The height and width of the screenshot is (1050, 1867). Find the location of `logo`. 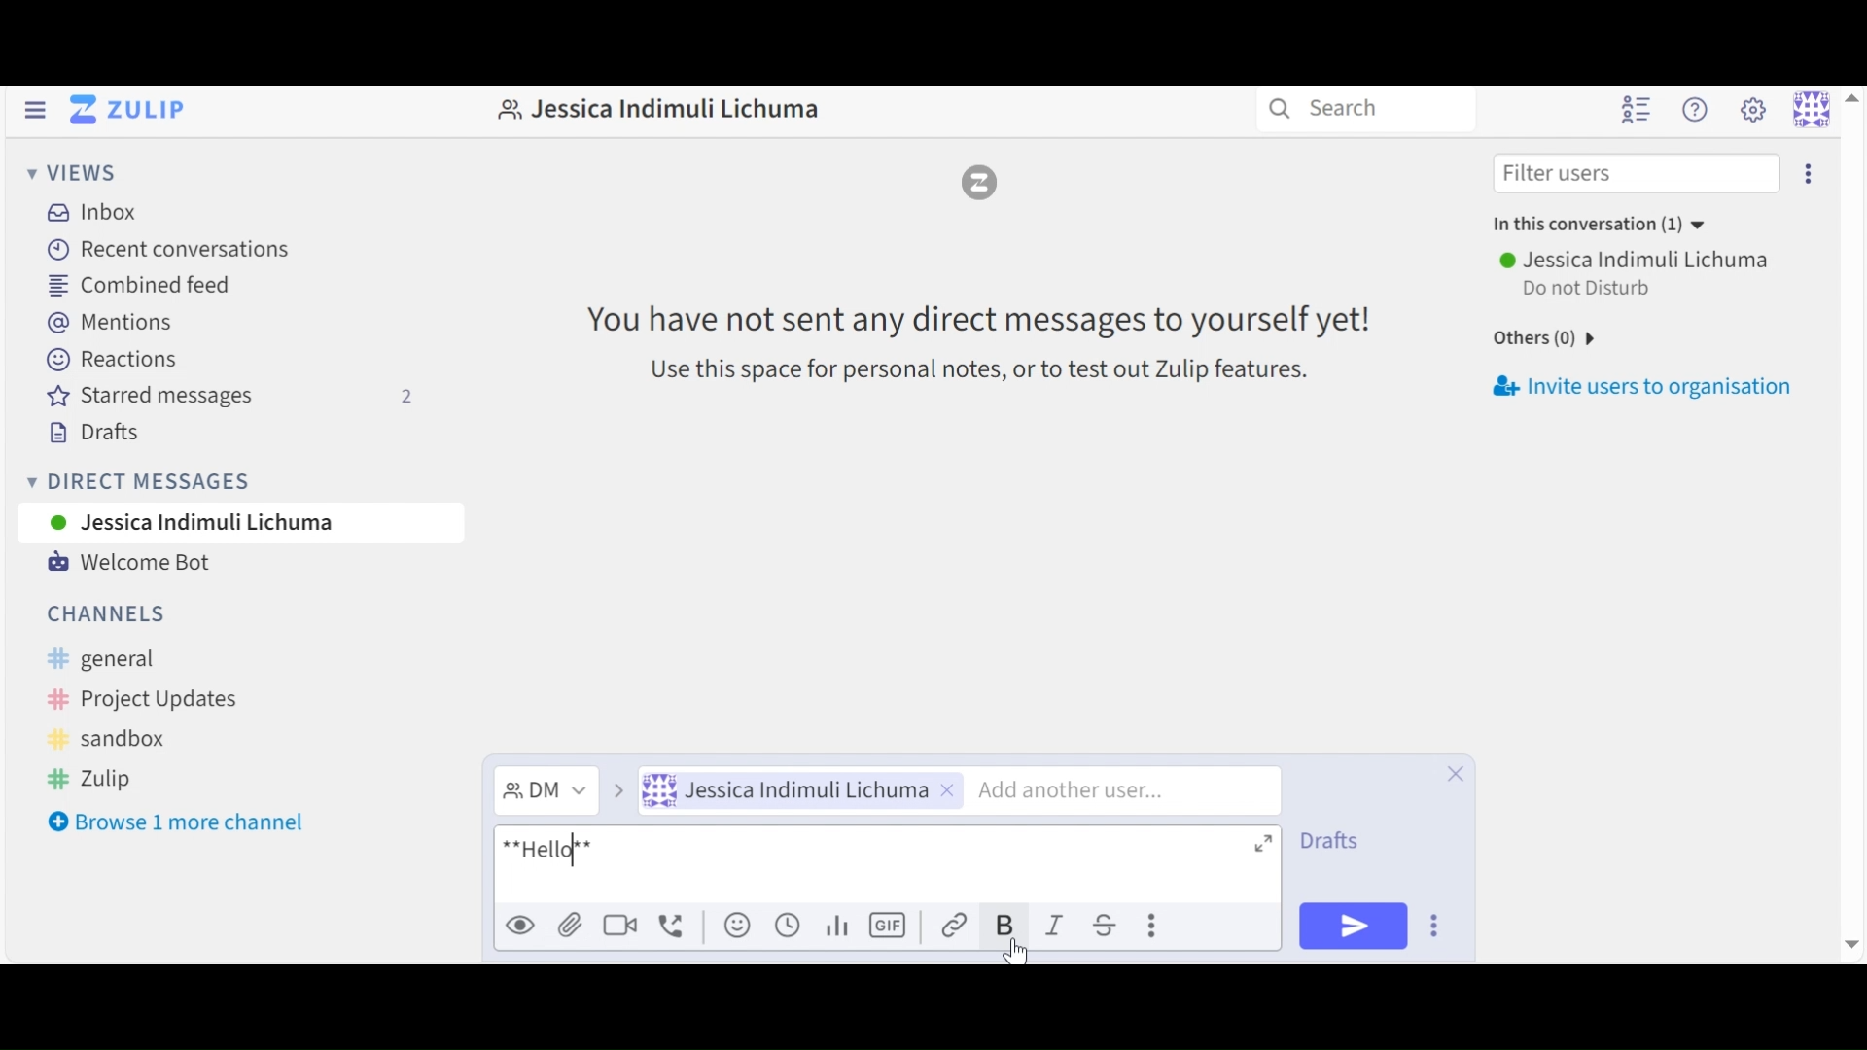

logo is located at coordinates (982, 182).